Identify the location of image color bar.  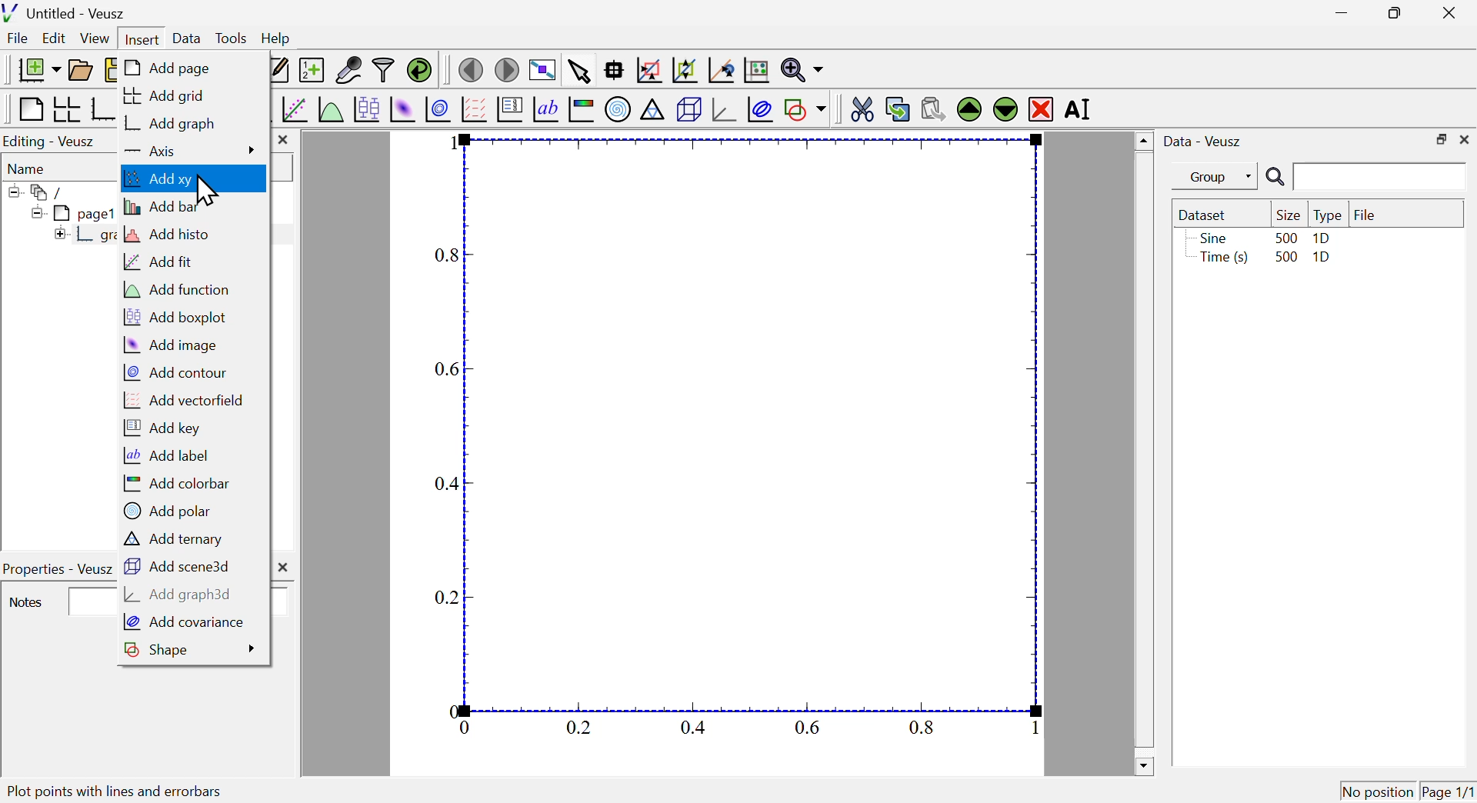
(582, 111).